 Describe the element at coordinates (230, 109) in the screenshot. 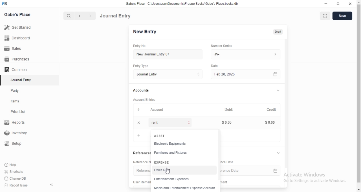

I see `Debit` at that location.